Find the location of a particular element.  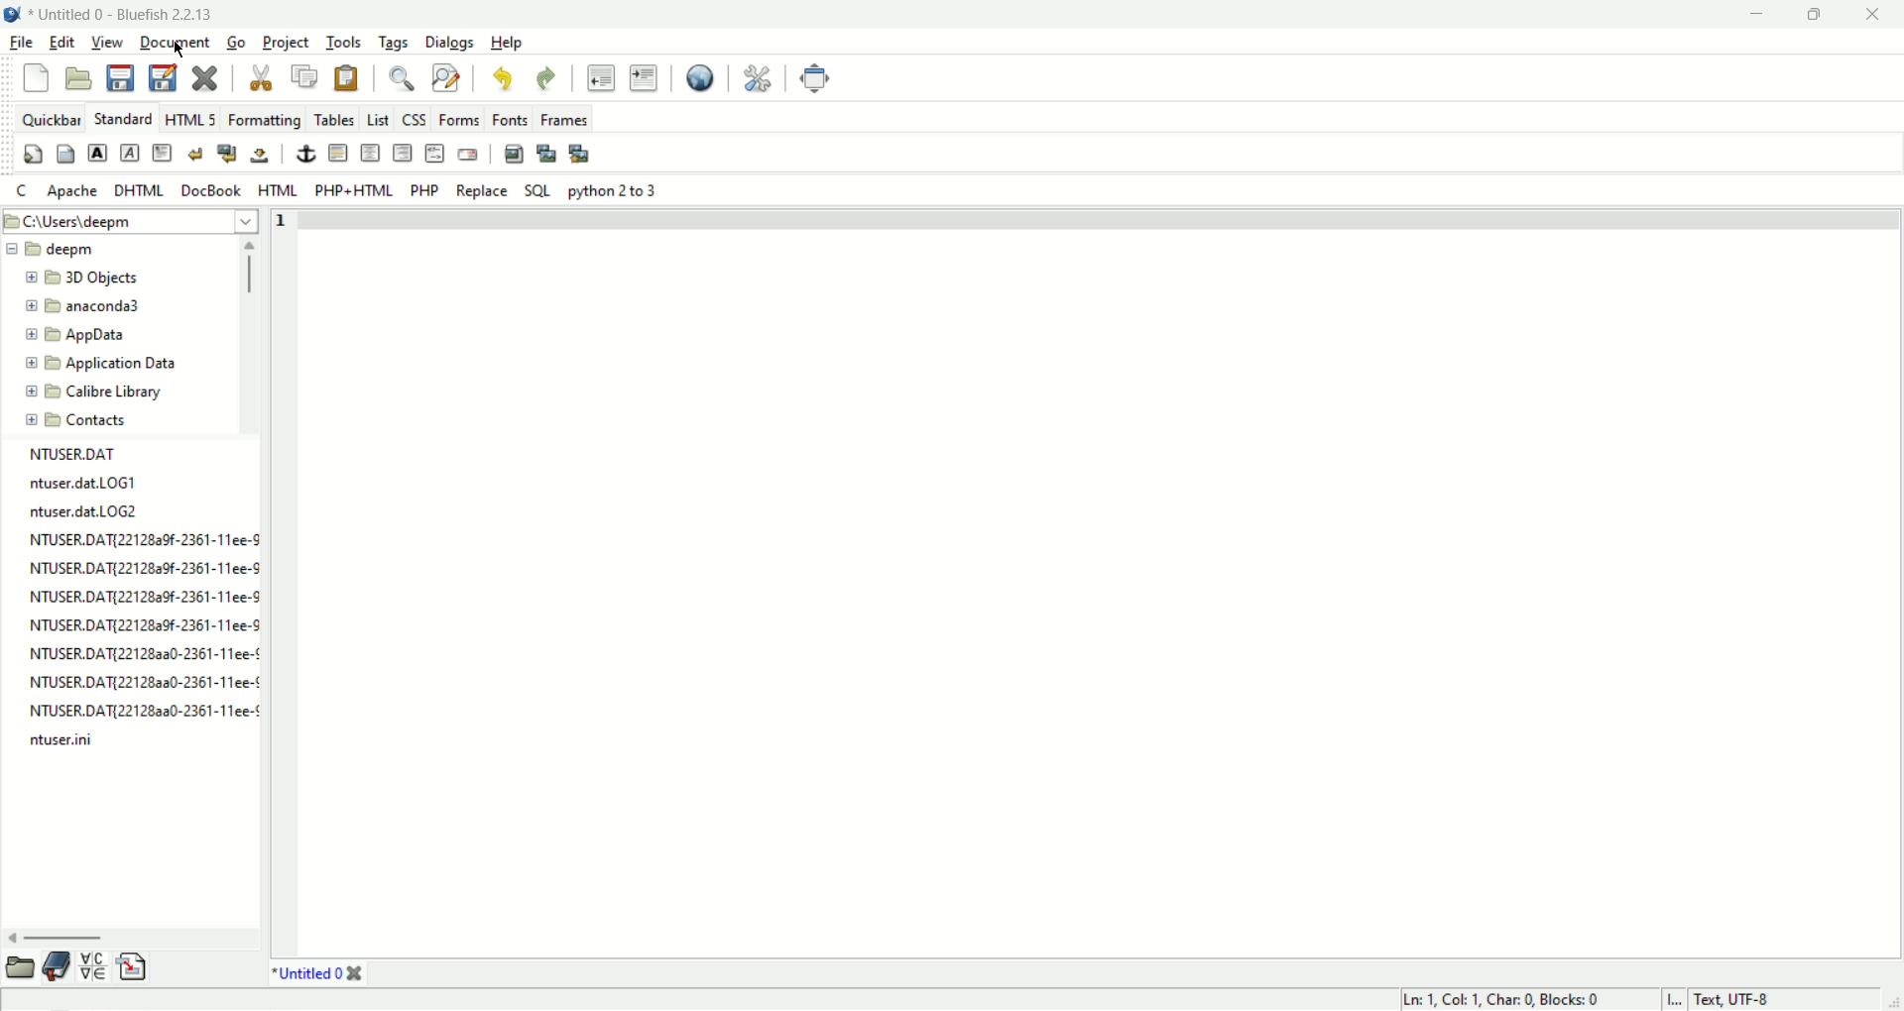

close is located at coordinates (206, 76).